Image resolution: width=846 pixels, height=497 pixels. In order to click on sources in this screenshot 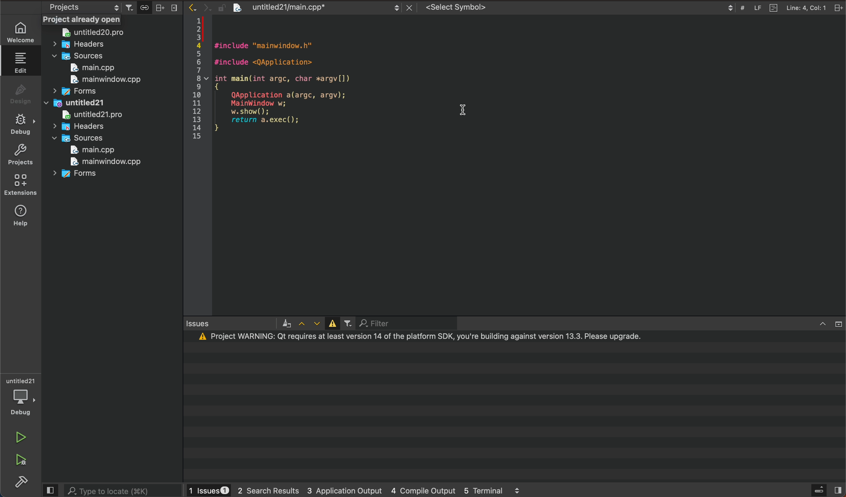, I will do `click(81, 137)`.